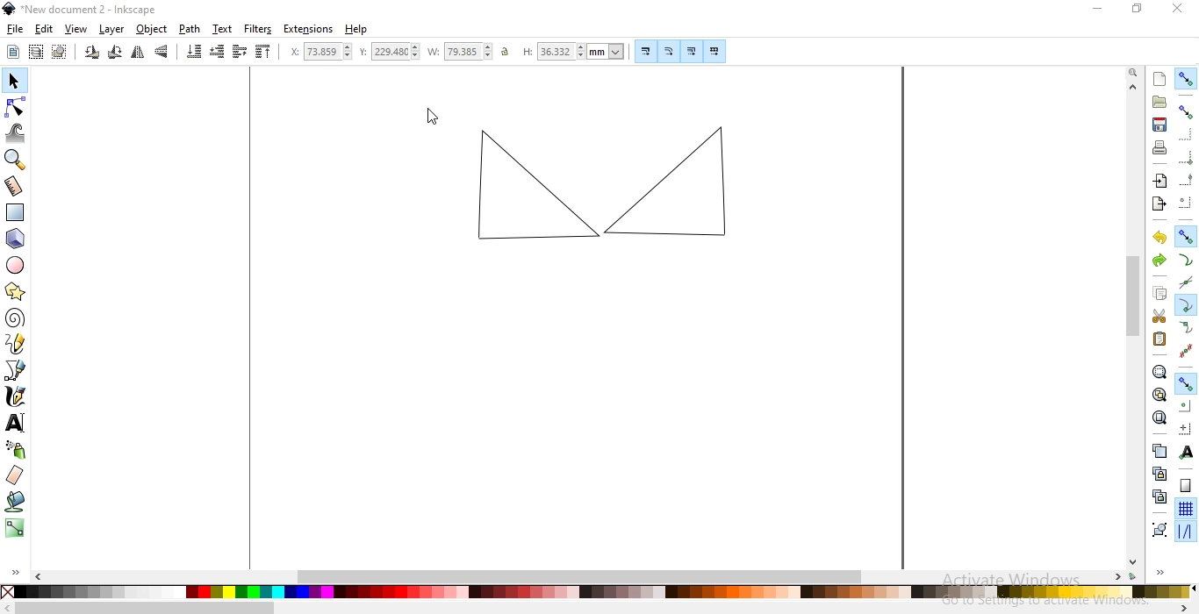 The width and height of the screenshot is (1199, 614). What do you see at coordinates (1160, 77) in the screenshot?
I see `create new document from default template` at bounding box center [1160, 77].